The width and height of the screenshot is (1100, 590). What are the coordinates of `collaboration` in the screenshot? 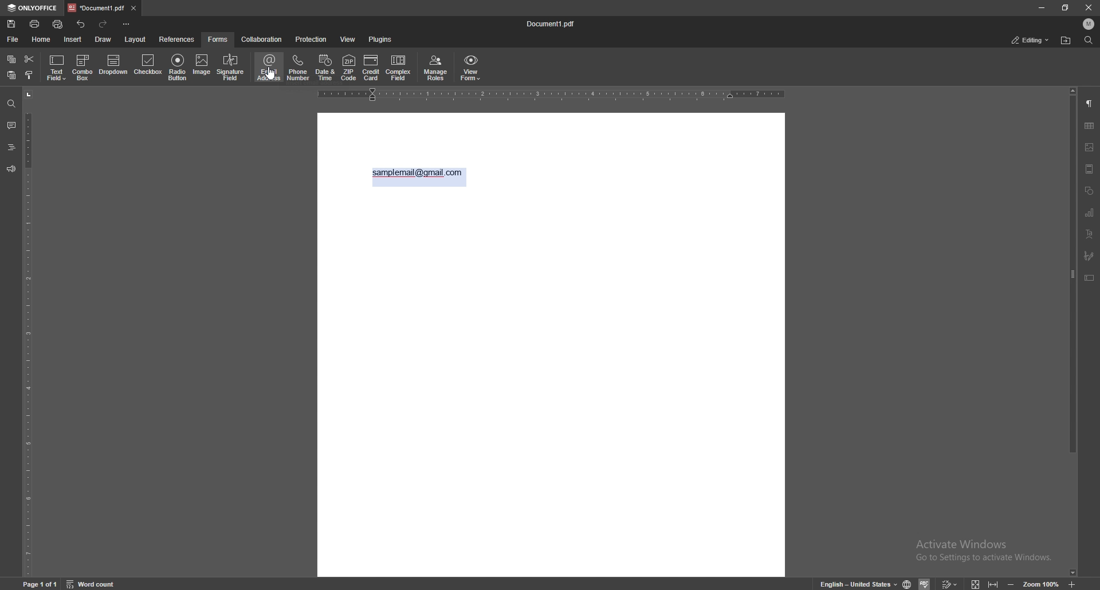 It's located at (262, 39).